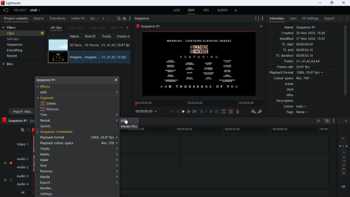 The image size is (350, 197). What do you see at coordinates (118, 92) in the screenshot?
I see `Accordion` at bounding box center [118, 92].